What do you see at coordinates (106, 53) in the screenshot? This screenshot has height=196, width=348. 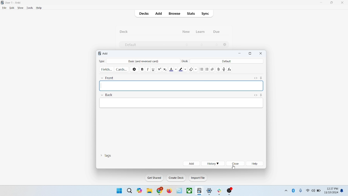 I see `add` at bounding box center [106, 53].